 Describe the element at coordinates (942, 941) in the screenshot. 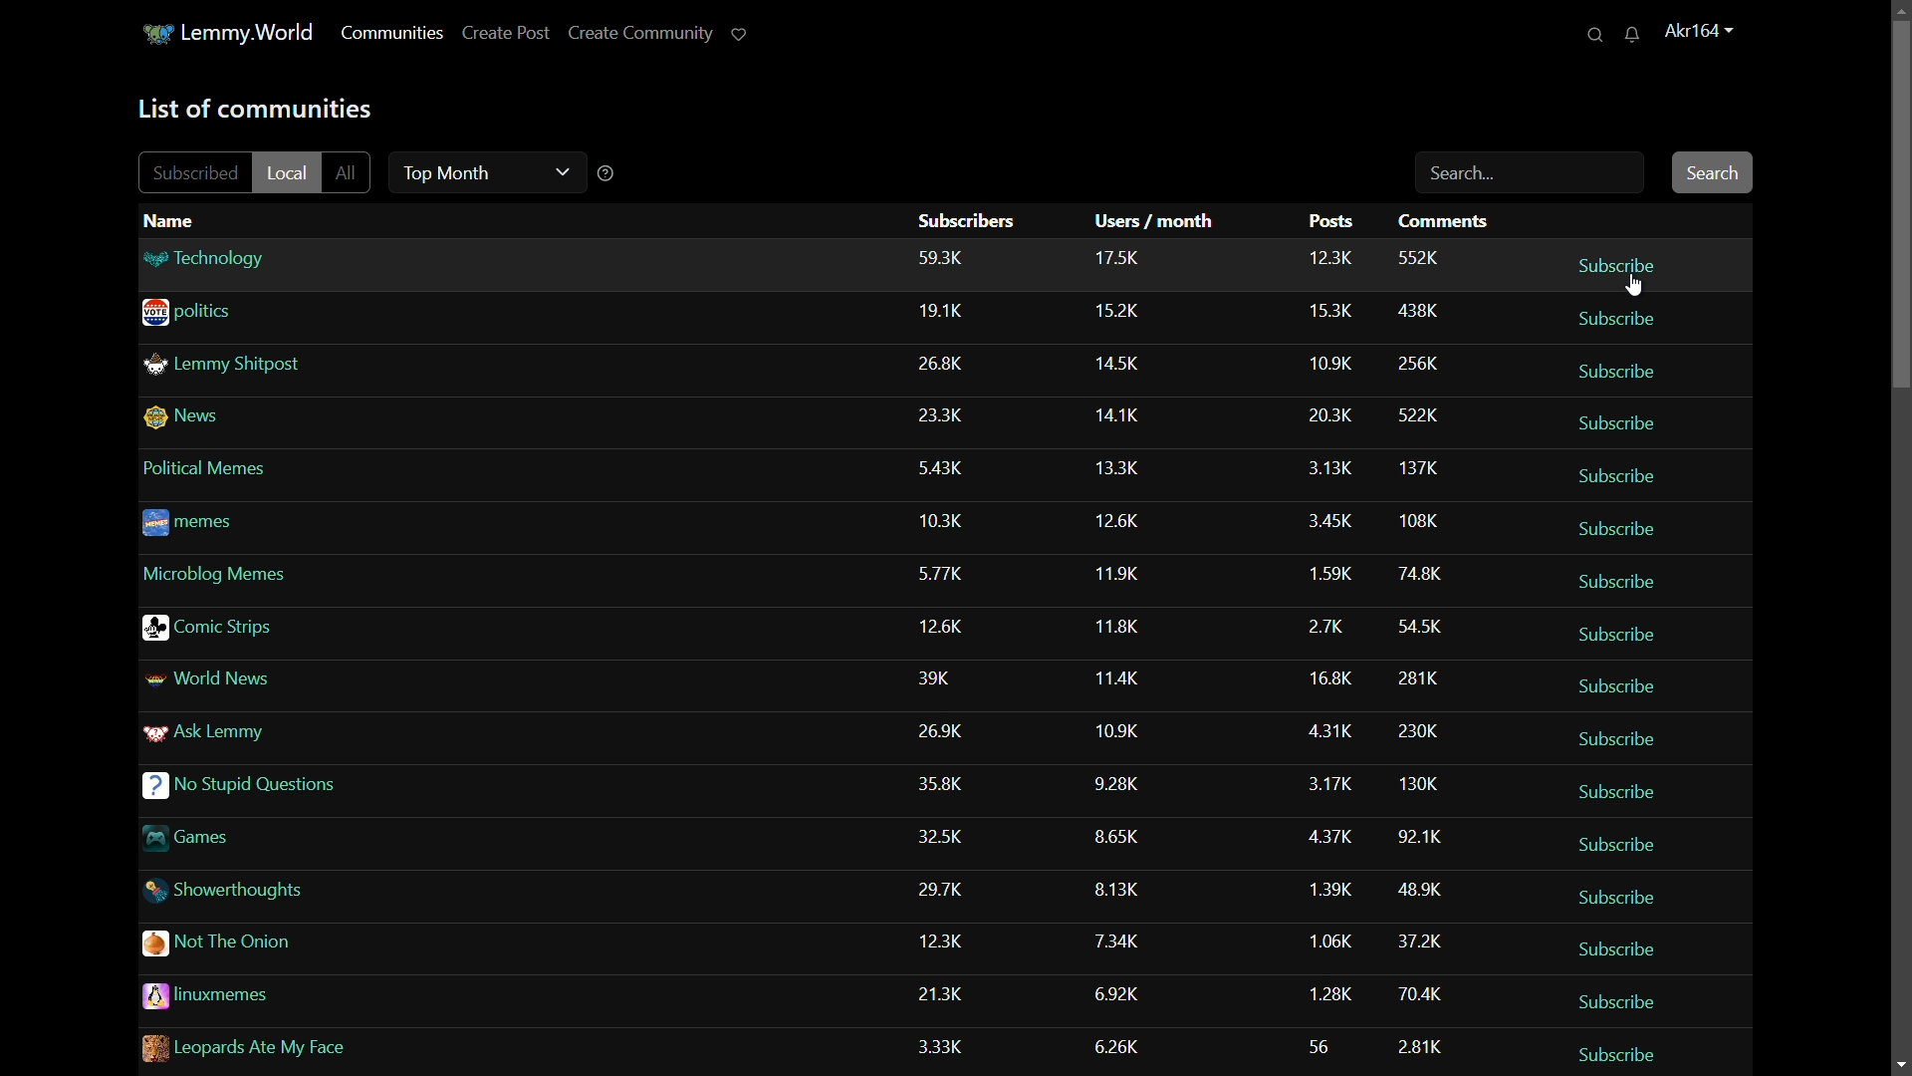

I see `subscribers` at that location.